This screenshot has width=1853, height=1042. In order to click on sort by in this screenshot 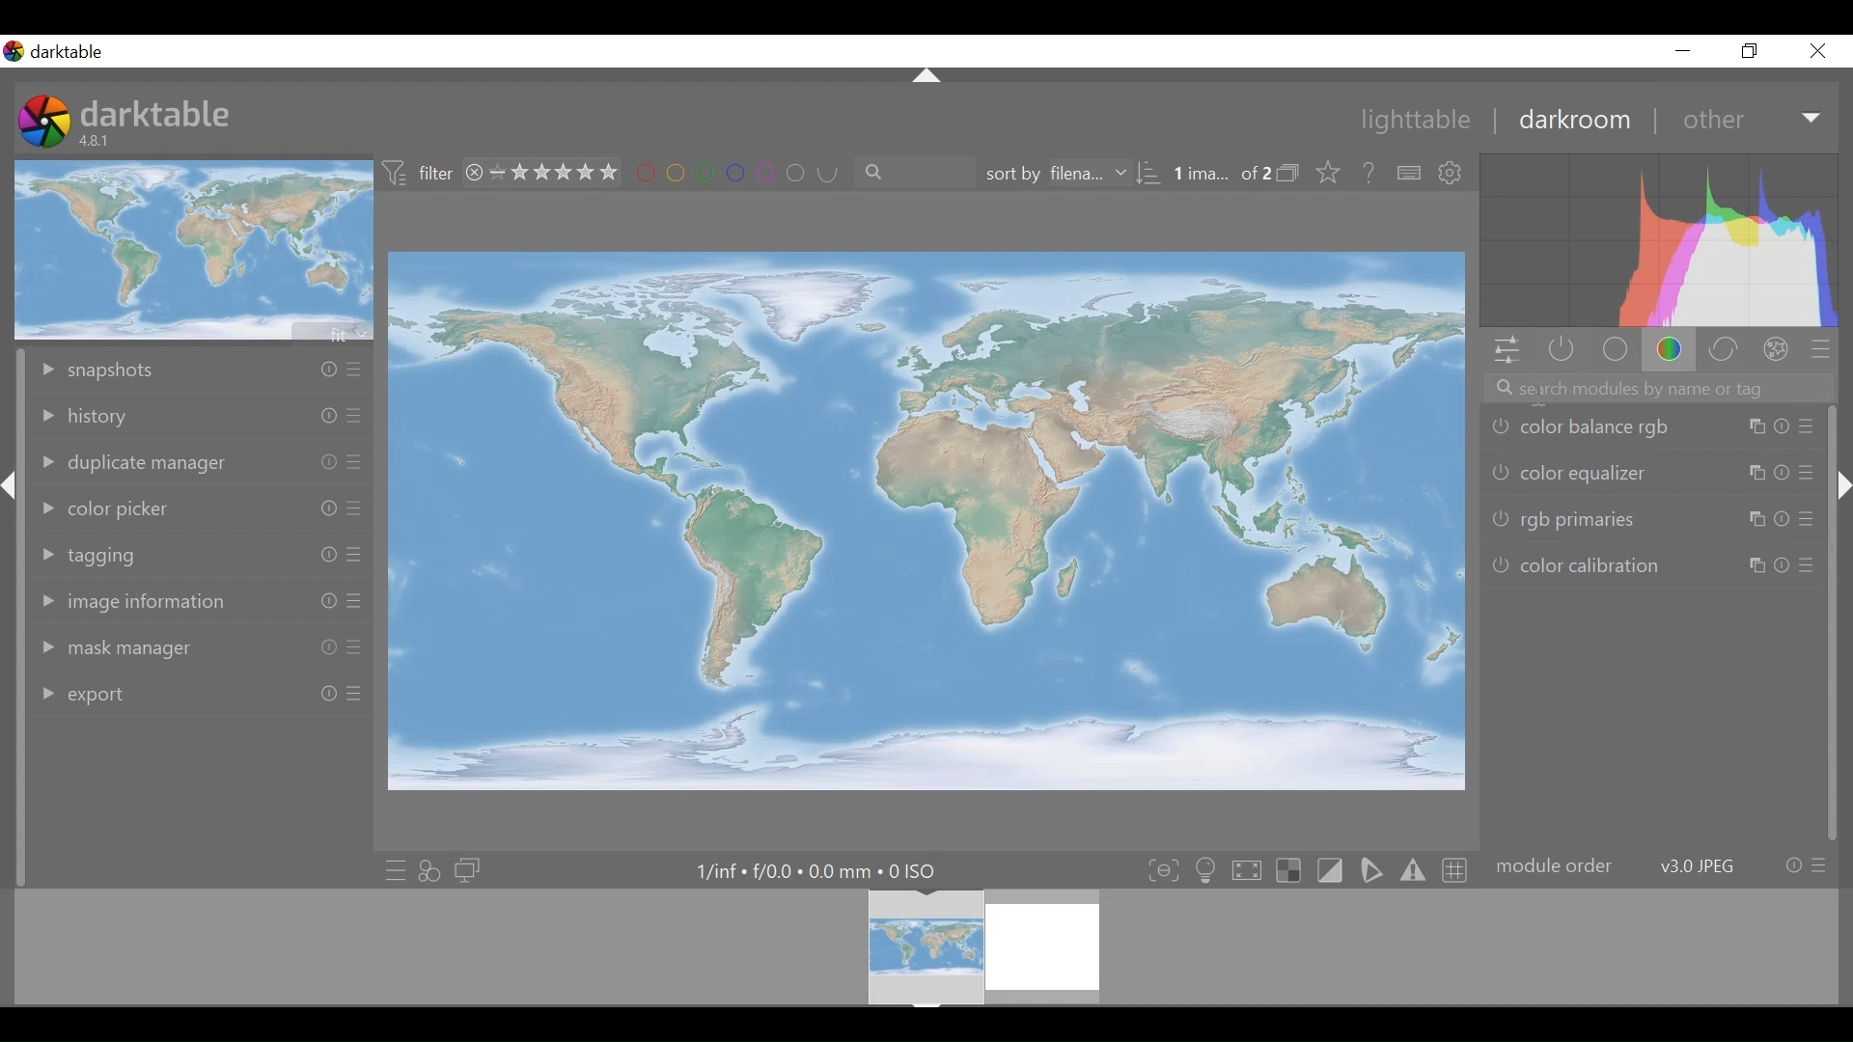, I will do `click(1072, 173)`.